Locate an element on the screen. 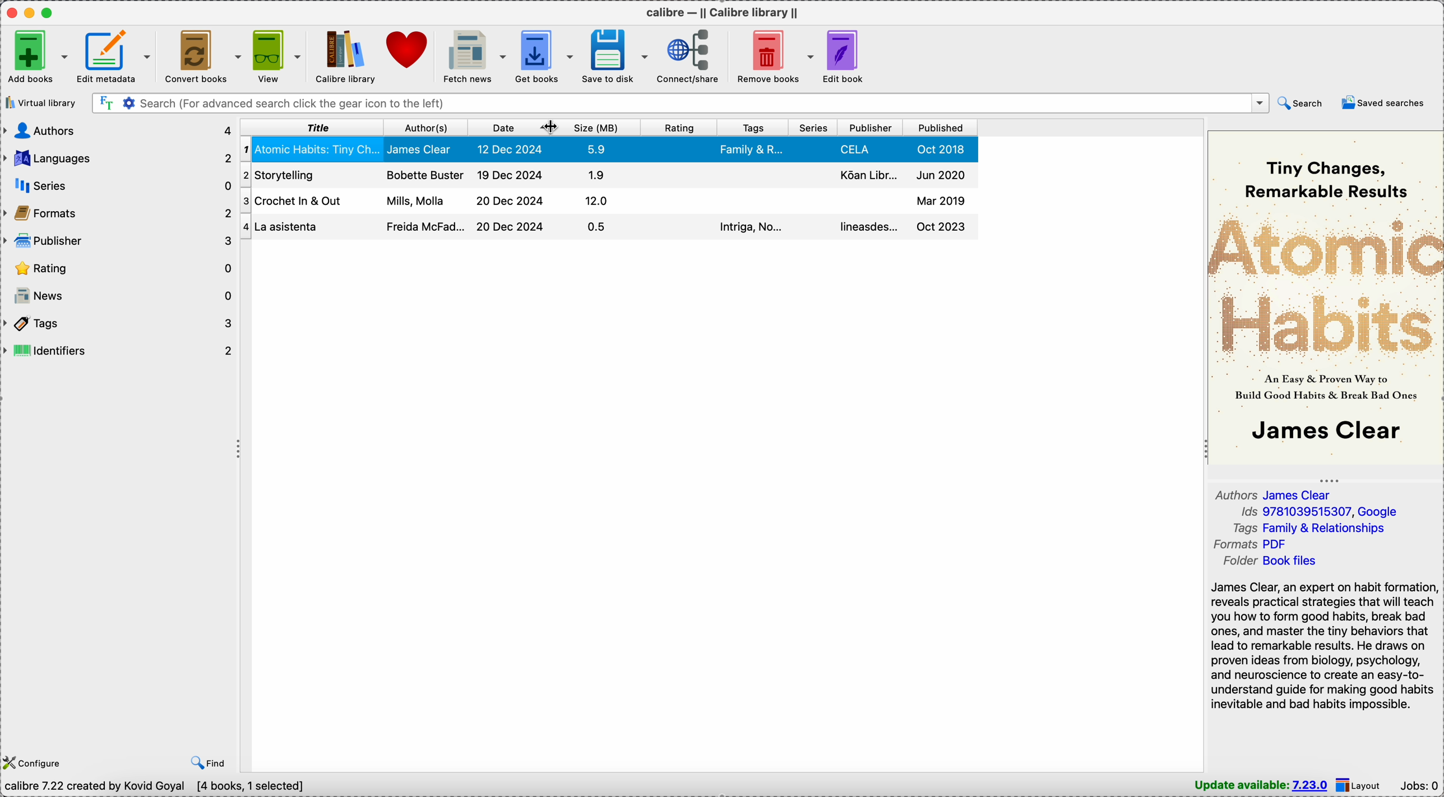 This screenshot has height=797, width=1444. series is located at coordinates (119, 187).